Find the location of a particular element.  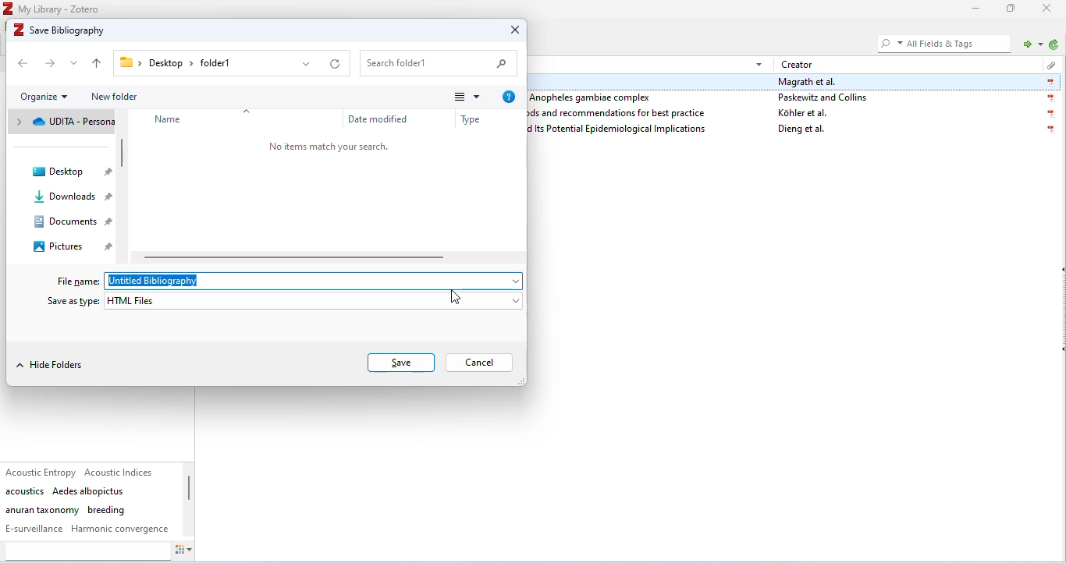

horizontal scroll bar is located at coordinates (299, 257).